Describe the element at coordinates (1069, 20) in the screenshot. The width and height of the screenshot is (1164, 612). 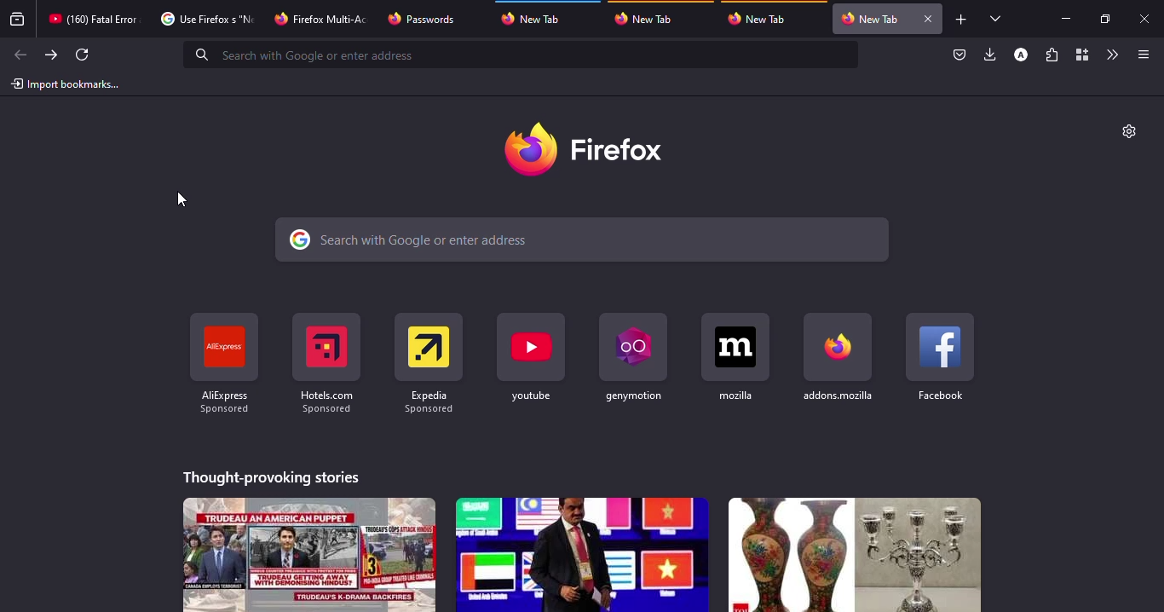
I see `minimize` at that location.